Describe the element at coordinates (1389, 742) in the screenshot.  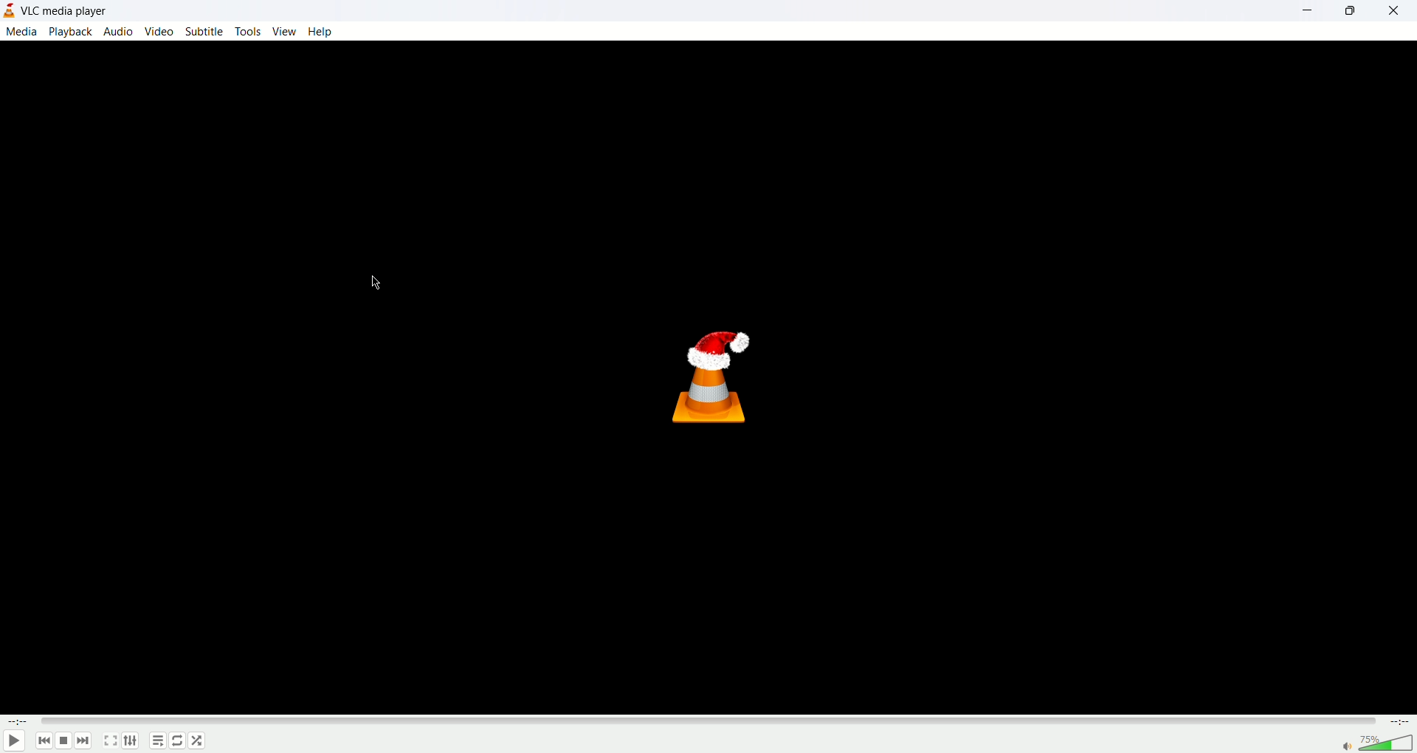
I see `volume bar` at that location.